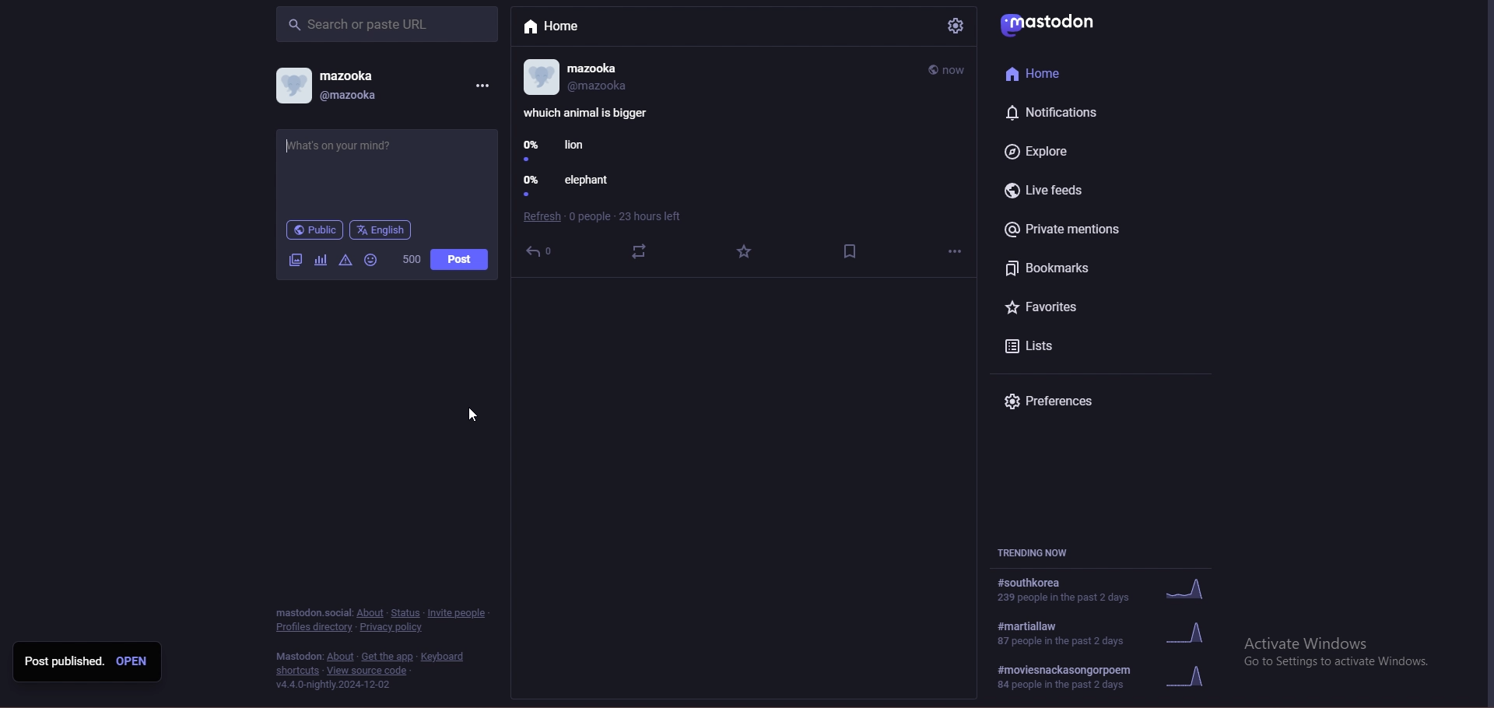 The image size is (1494, 708). Describe the element at coordinates (474, 415) in the screenshot. I see `cursor` at that location.